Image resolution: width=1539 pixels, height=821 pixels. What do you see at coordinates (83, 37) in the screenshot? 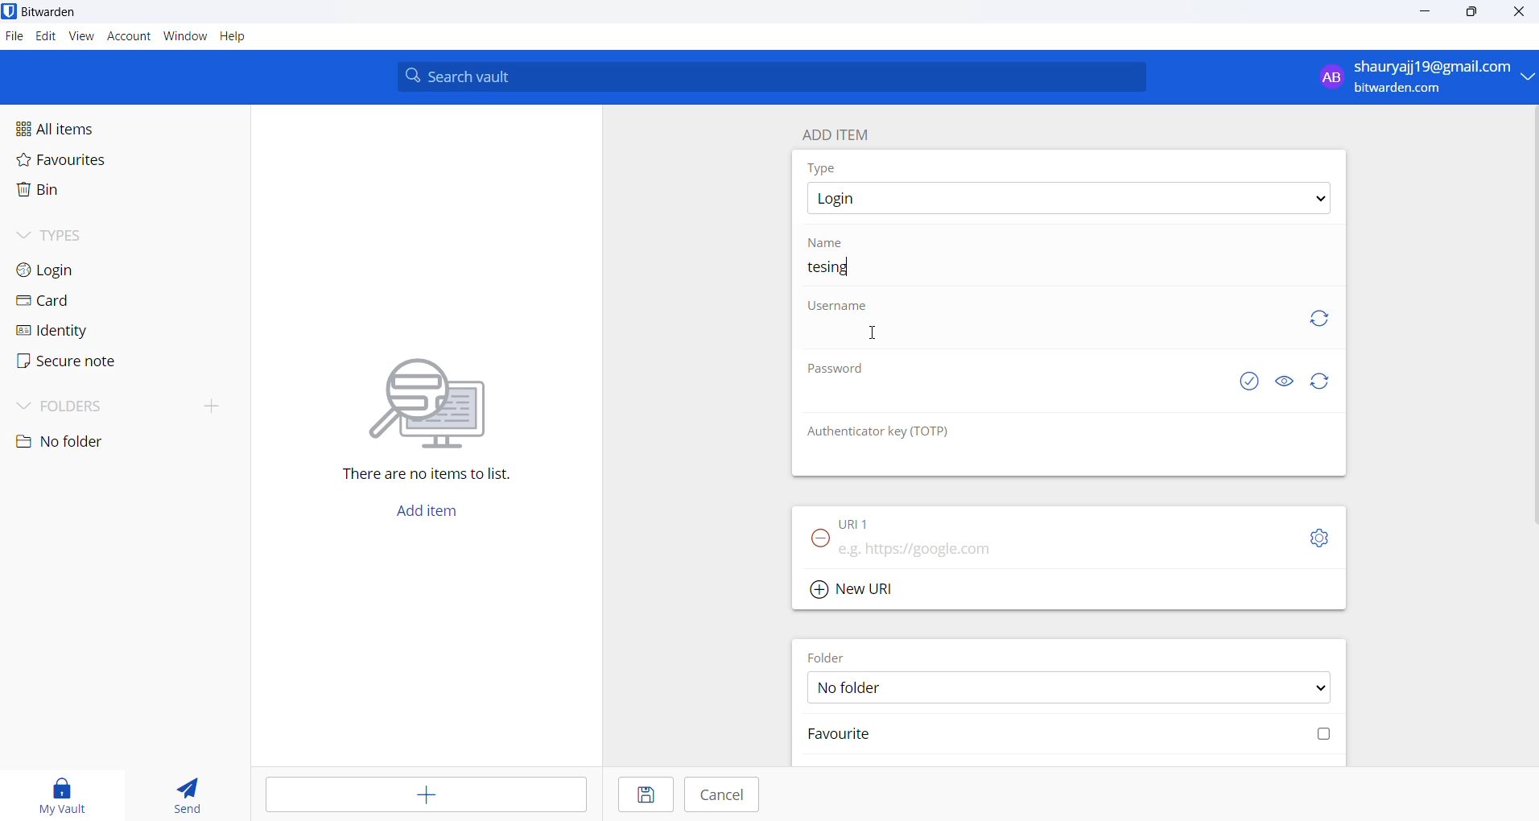
I see `View` at bounding box center [83, 37].